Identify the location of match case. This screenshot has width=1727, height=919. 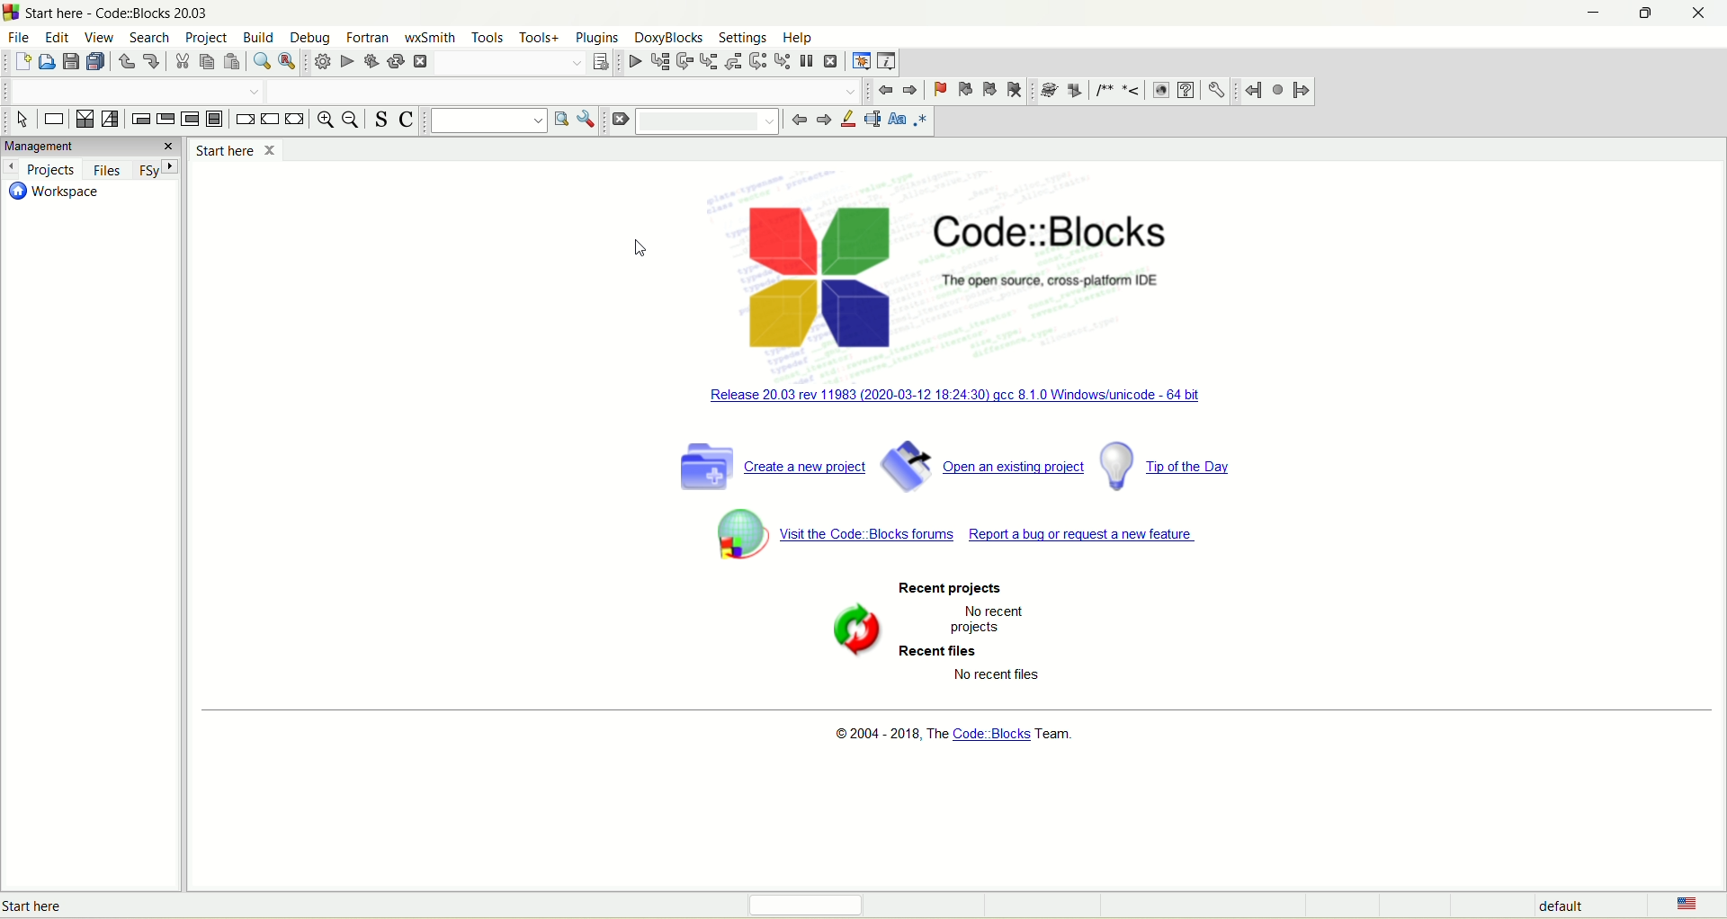
(897, 120).